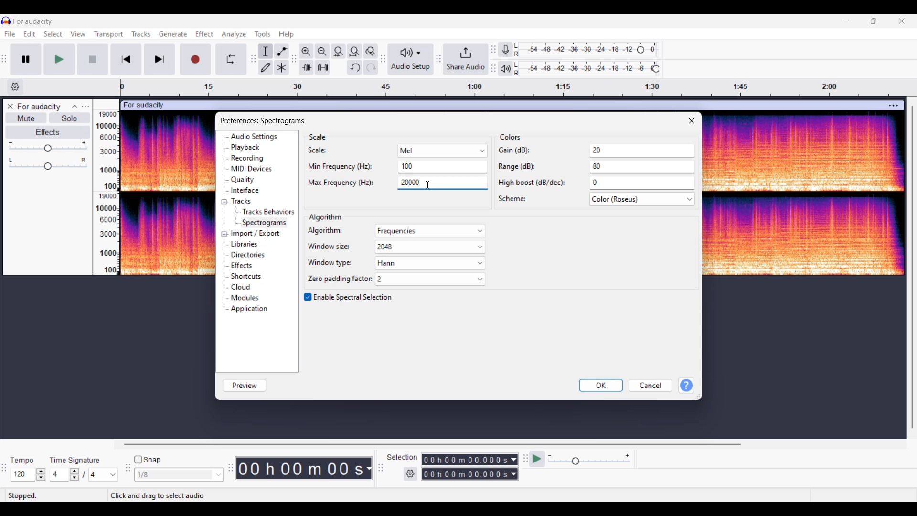 This screenshot has width=917, height=516. Describe the element at coordinates (251, 256) in the screenshot. I see `directories` at that location.